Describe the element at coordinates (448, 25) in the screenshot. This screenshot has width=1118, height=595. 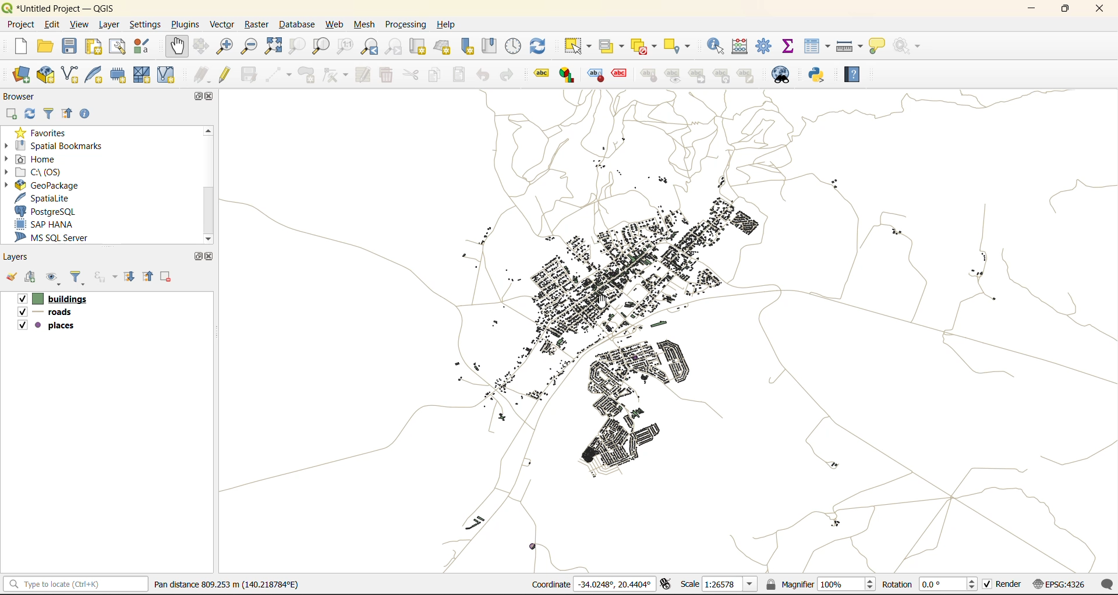
I see `help` at that location.